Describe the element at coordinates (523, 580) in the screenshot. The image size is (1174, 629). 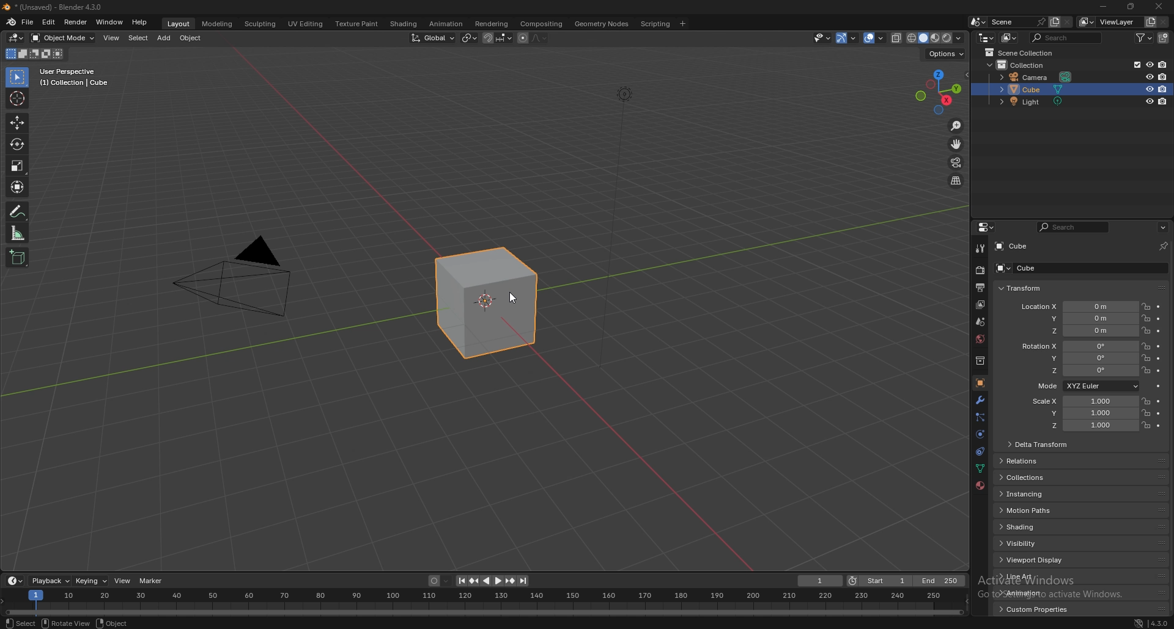
I see `jump to endpoint` at that location.